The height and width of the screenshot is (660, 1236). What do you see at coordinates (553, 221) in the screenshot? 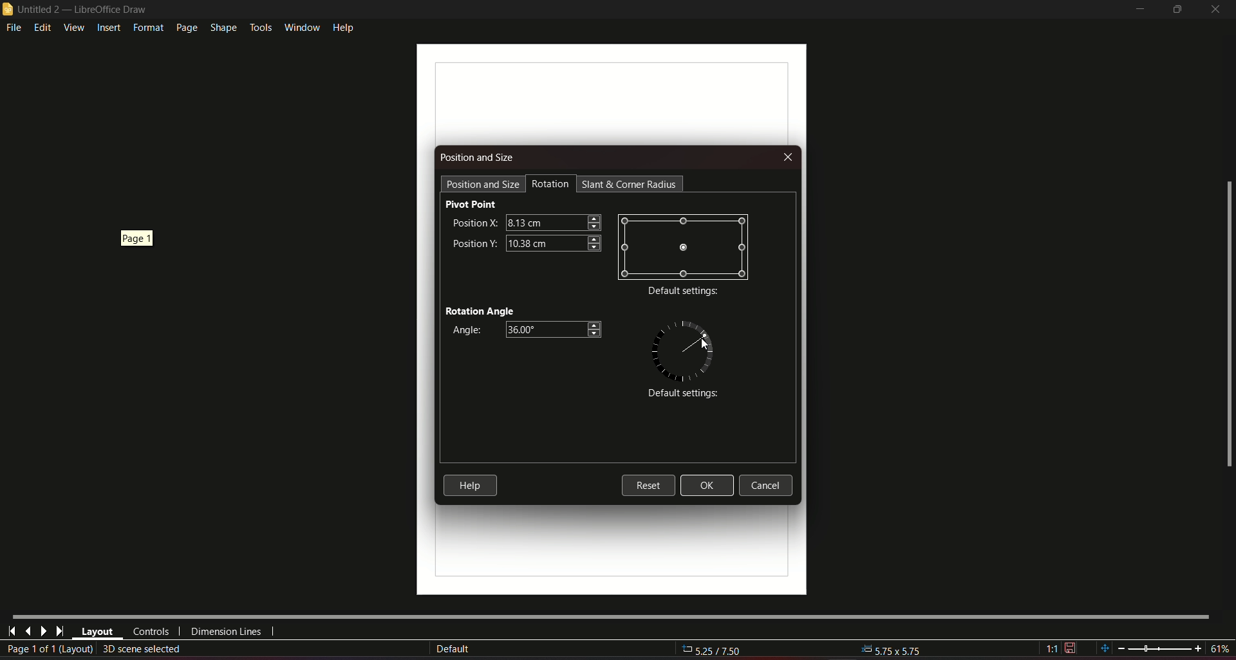
I see `textbox` at bounding box center [553, 221].